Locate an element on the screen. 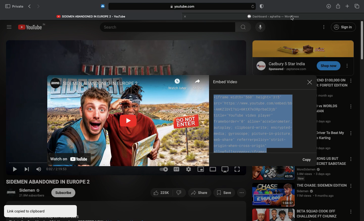 The image size is (364, 221). Search bar is located at coordinates (163, 27).